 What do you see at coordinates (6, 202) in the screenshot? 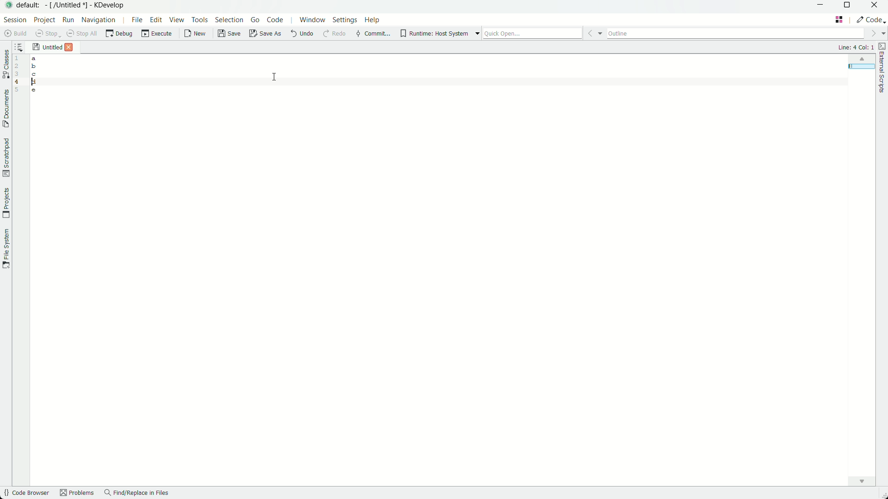
I see `projects` at bounding box center [6, 202].